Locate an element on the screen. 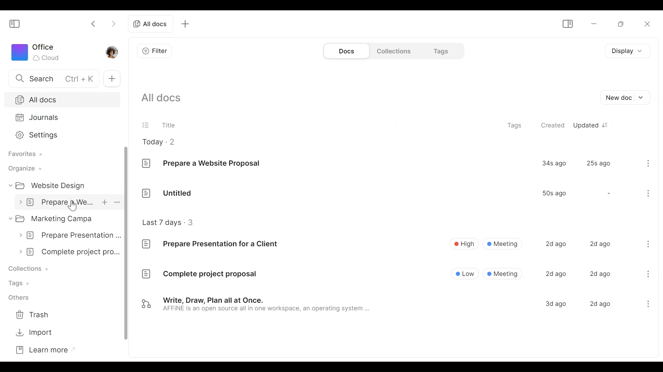 The height and width of the screenshot is (372, 663). Restore is located at coordinates (622, 23).